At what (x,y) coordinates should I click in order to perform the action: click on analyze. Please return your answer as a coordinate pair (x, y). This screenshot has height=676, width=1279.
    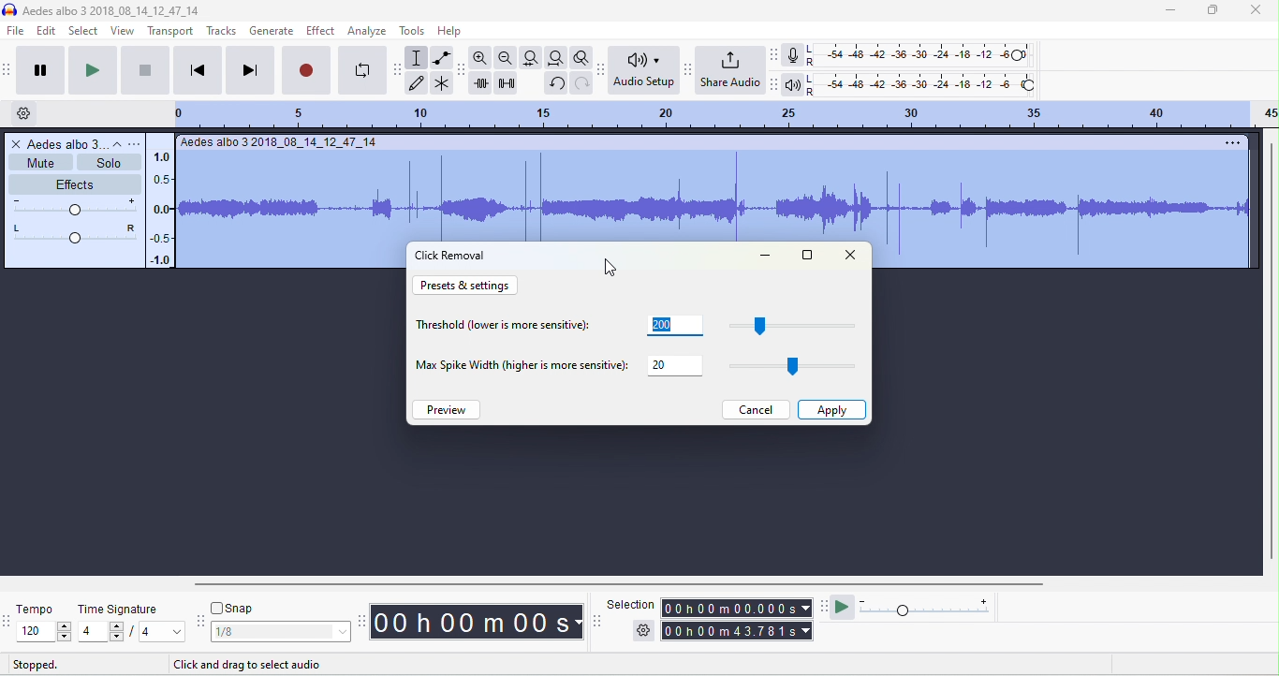
    Looking at the image, I should click on (369, 31).